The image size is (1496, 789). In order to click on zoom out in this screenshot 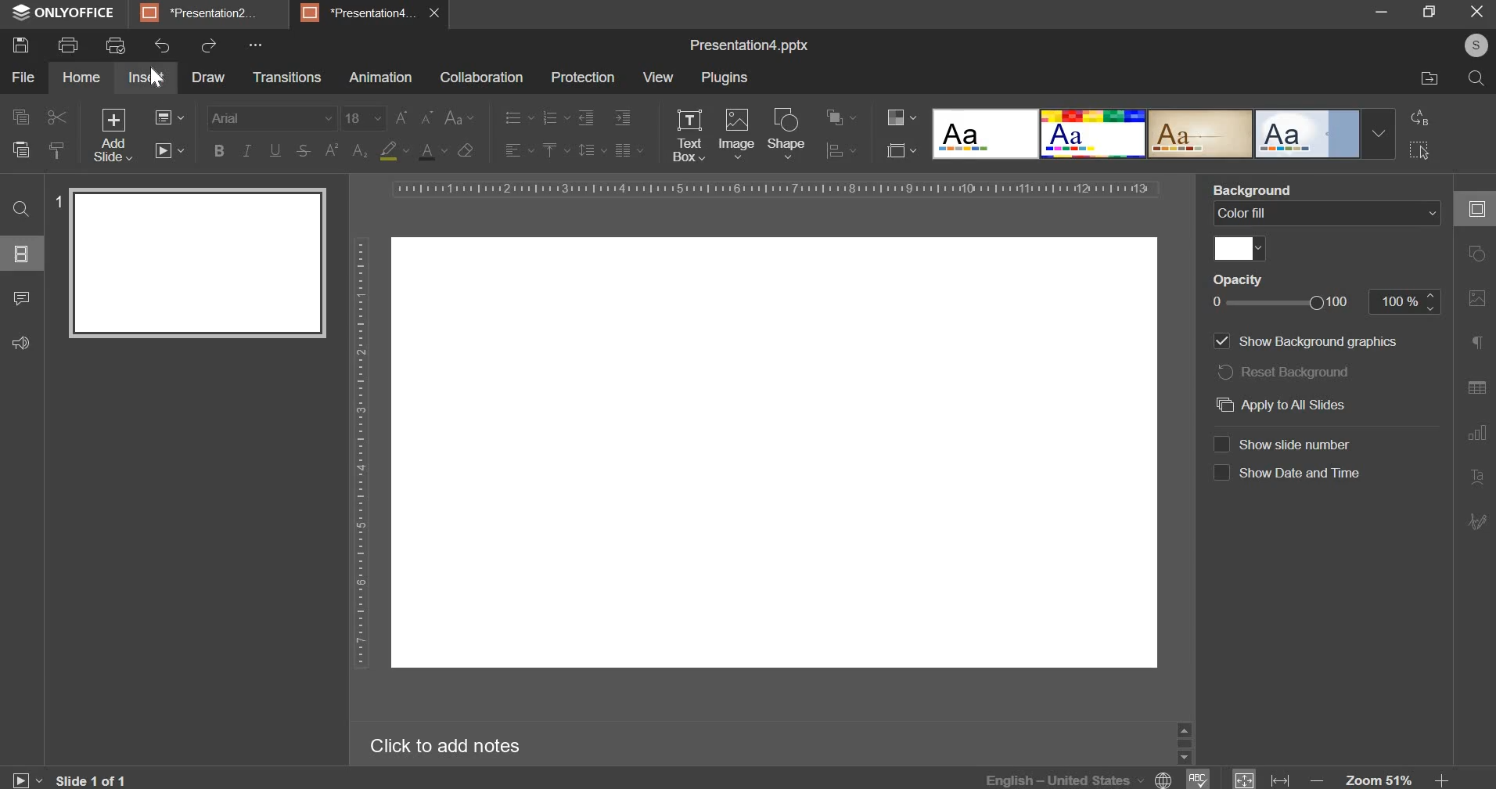, I will do `click(1317, 780)`.